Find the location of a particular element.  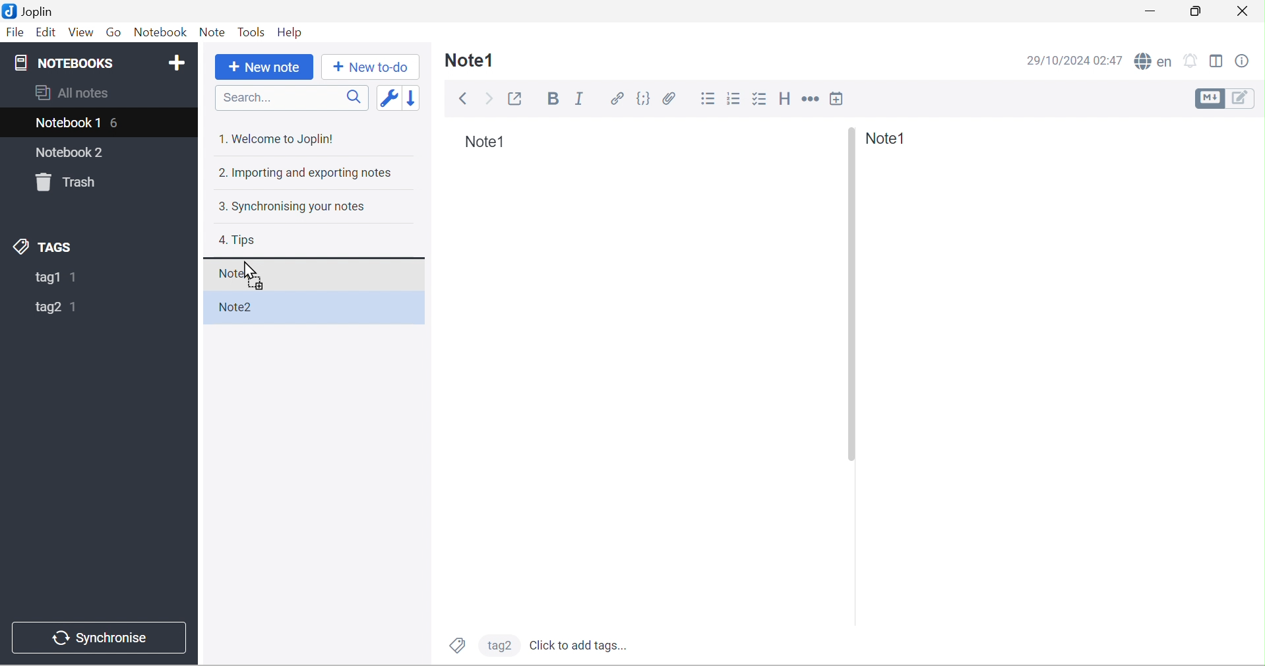

Attach file is located at coordinates (669, 98).